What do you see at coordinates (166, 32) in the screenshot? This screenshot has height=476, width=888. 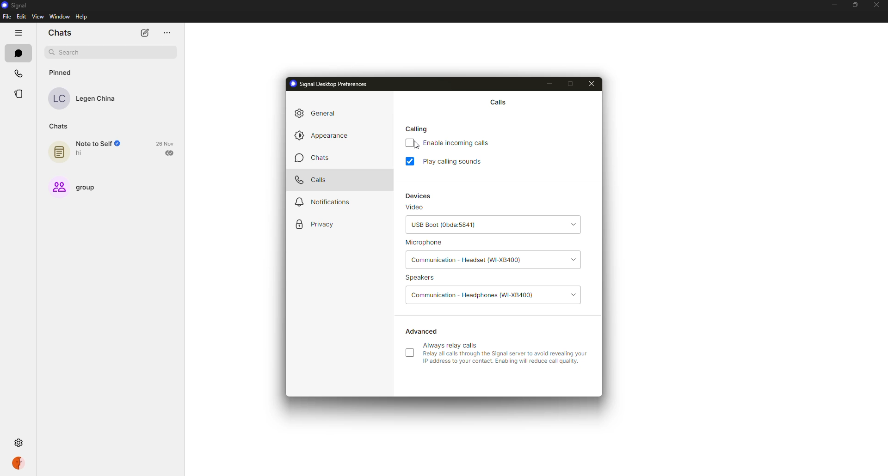 I see `more` at bounding box center [166, 32].